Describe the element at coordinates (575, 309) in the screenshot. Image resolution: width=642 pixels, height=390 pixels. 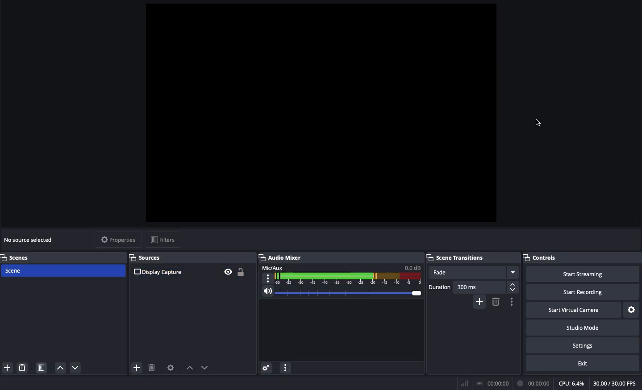
I see `Start virtual camera` at that location.